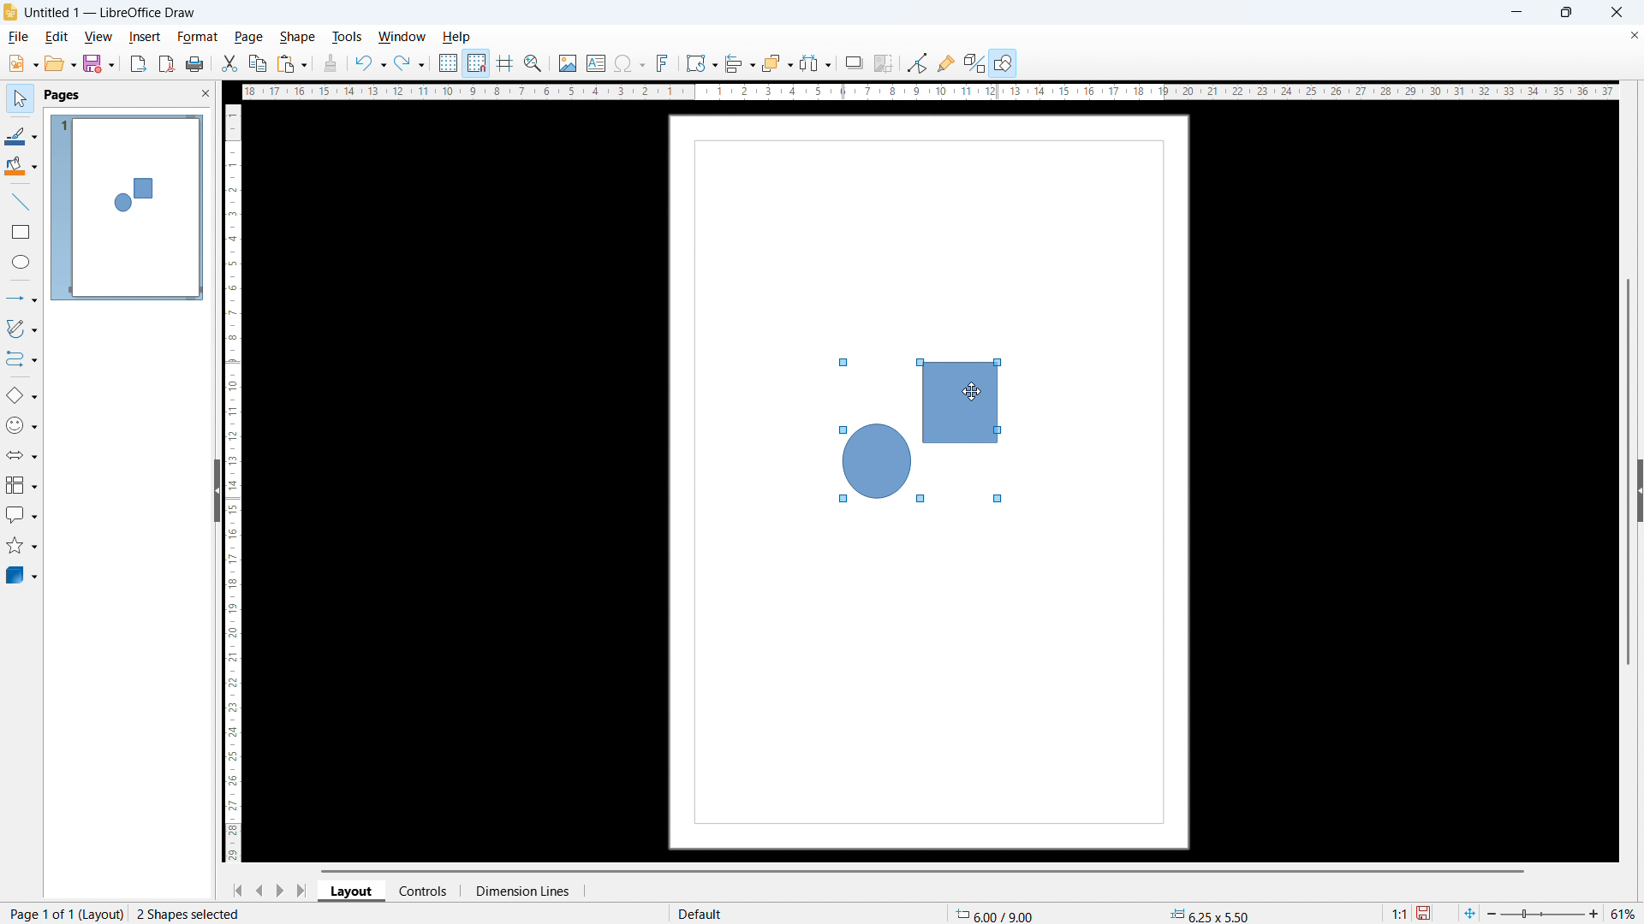 The width and height of the screenshot is (1644, 924). I want to click on controls, so click(423, 891).